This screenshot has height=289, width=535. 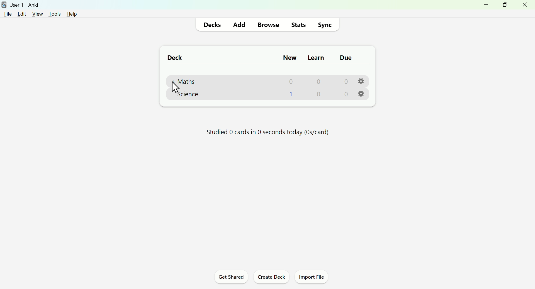 What do you see at coordinates (8, 14) in the screenshot?
I see `File` at bounding box center [8, 14].